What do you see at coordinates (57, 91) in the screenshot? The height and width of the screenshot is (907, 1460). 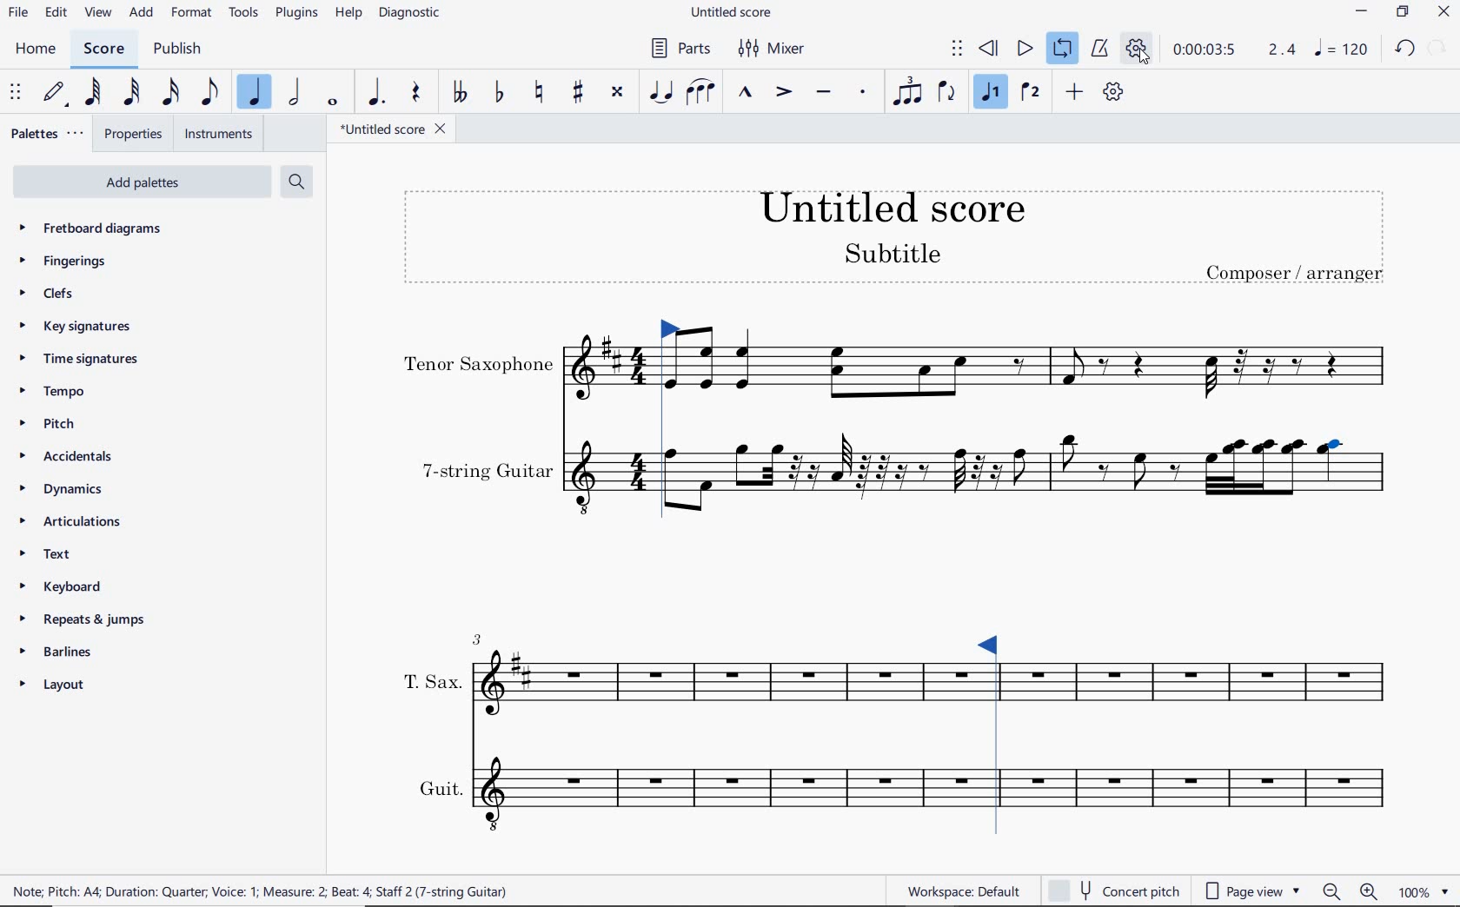 I see `DEFAULT (STEP TIME)` at bounding box center [57, 91].